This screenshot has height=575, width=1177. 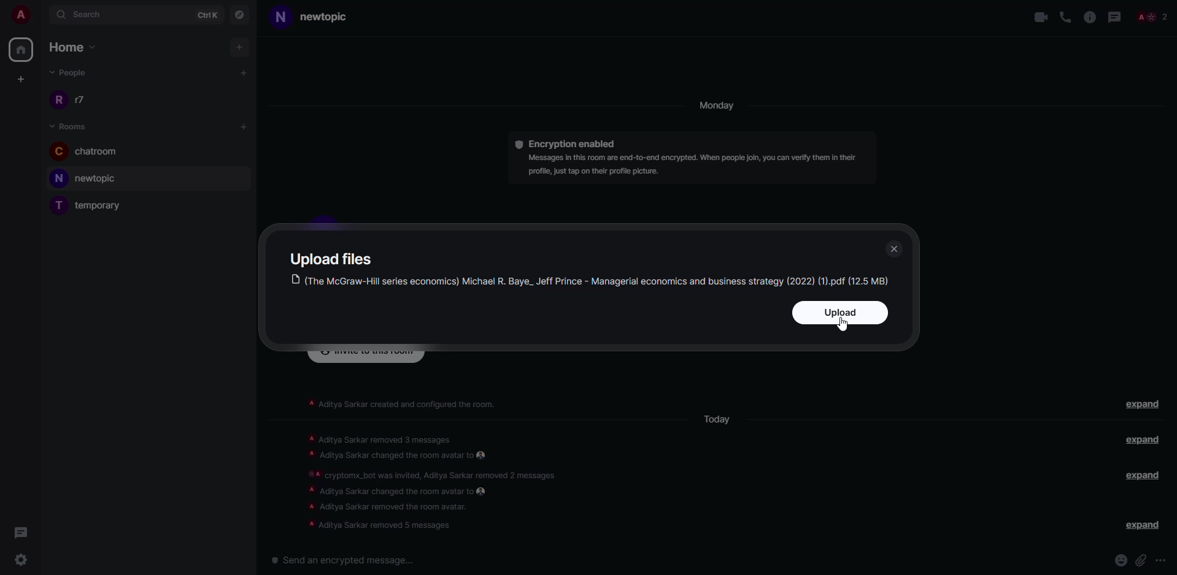 I want to click on ctrlK, so click(x=209, y=14).